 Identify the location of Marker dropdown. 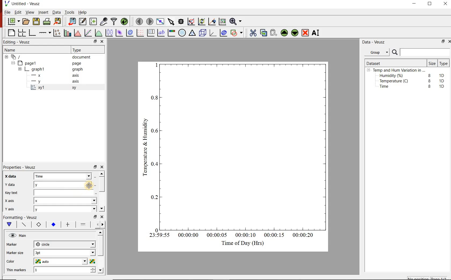
(85, 244).